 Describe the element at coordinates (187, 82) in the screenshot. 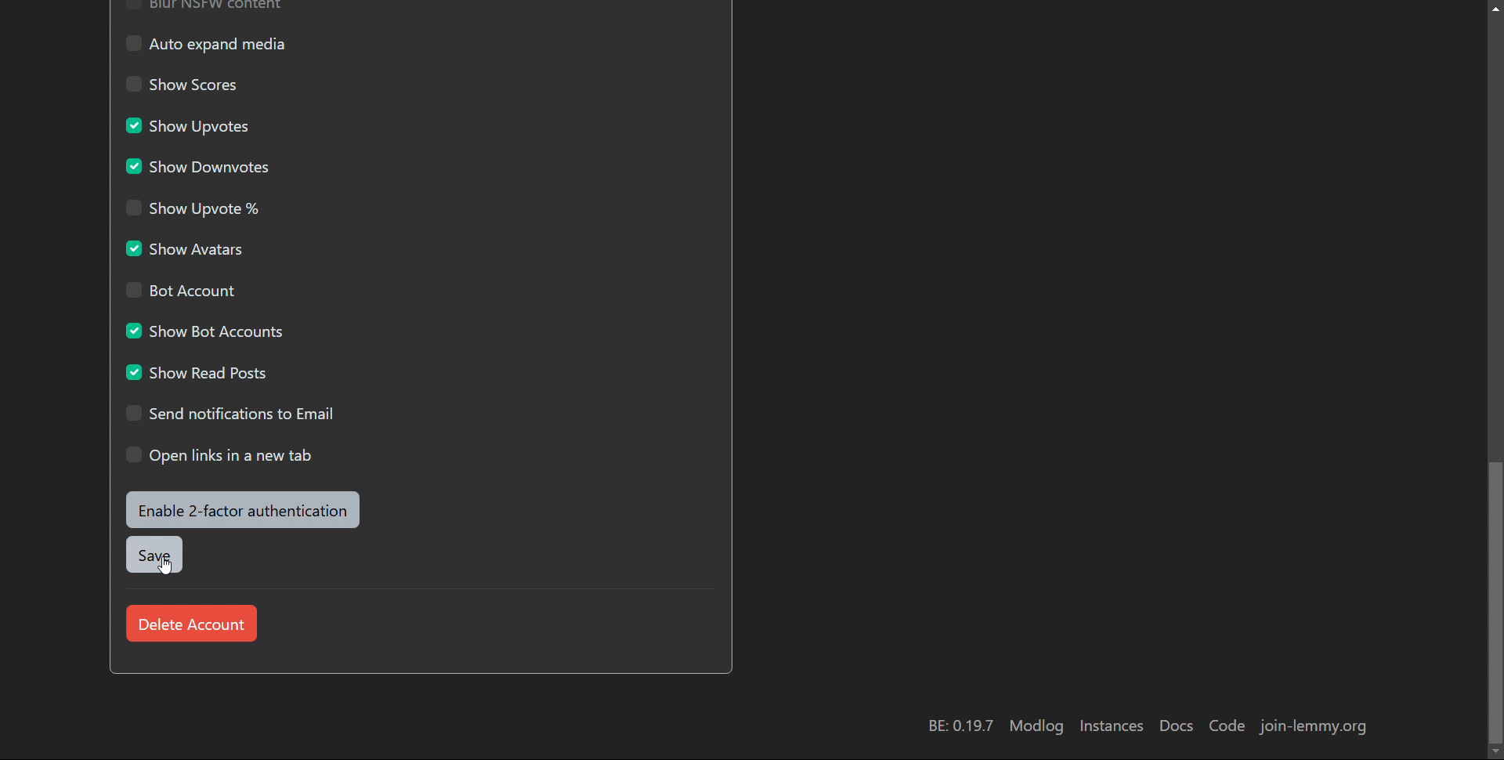

I see `show scores` at that location.